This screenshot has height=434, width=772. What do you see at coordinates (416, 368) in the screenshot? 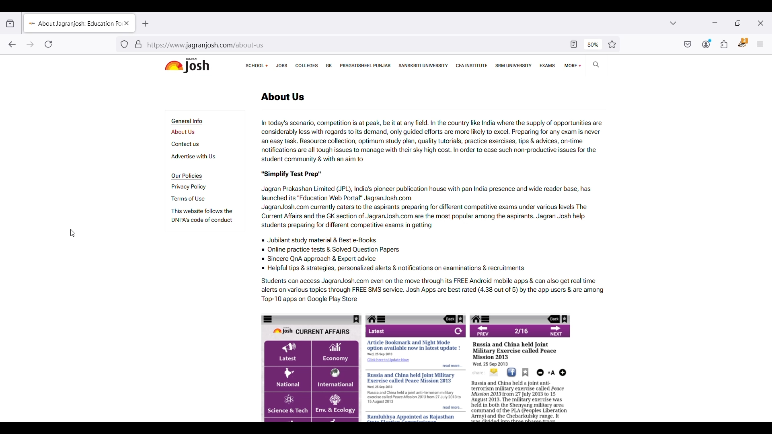
I see `Website's mobile UI` at bounding box center [416, 368].